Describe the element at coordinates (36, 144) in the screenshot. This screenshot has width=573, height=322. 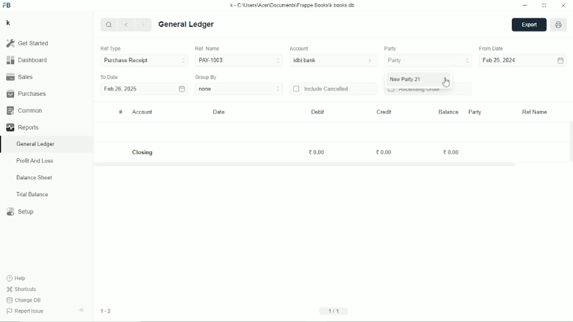
I see `General ledger` at that location.